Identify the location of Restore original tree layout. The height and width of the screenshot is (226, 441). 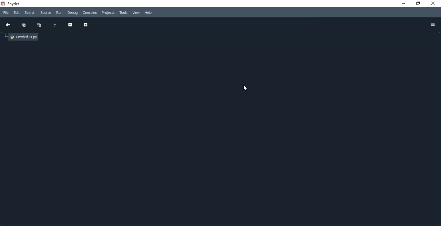
(55, 24).